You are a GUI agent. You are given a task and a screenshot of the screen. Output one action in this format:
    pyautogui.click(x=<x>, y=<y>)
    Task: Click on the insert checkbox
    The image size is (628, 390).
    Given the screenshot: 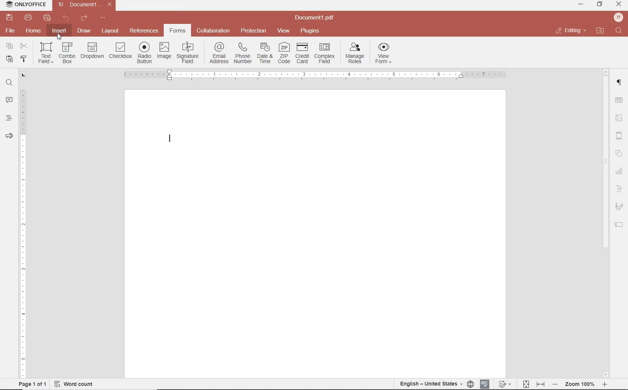 What is the action you would take?
    pyautogui.click(x=120, y=51)
    